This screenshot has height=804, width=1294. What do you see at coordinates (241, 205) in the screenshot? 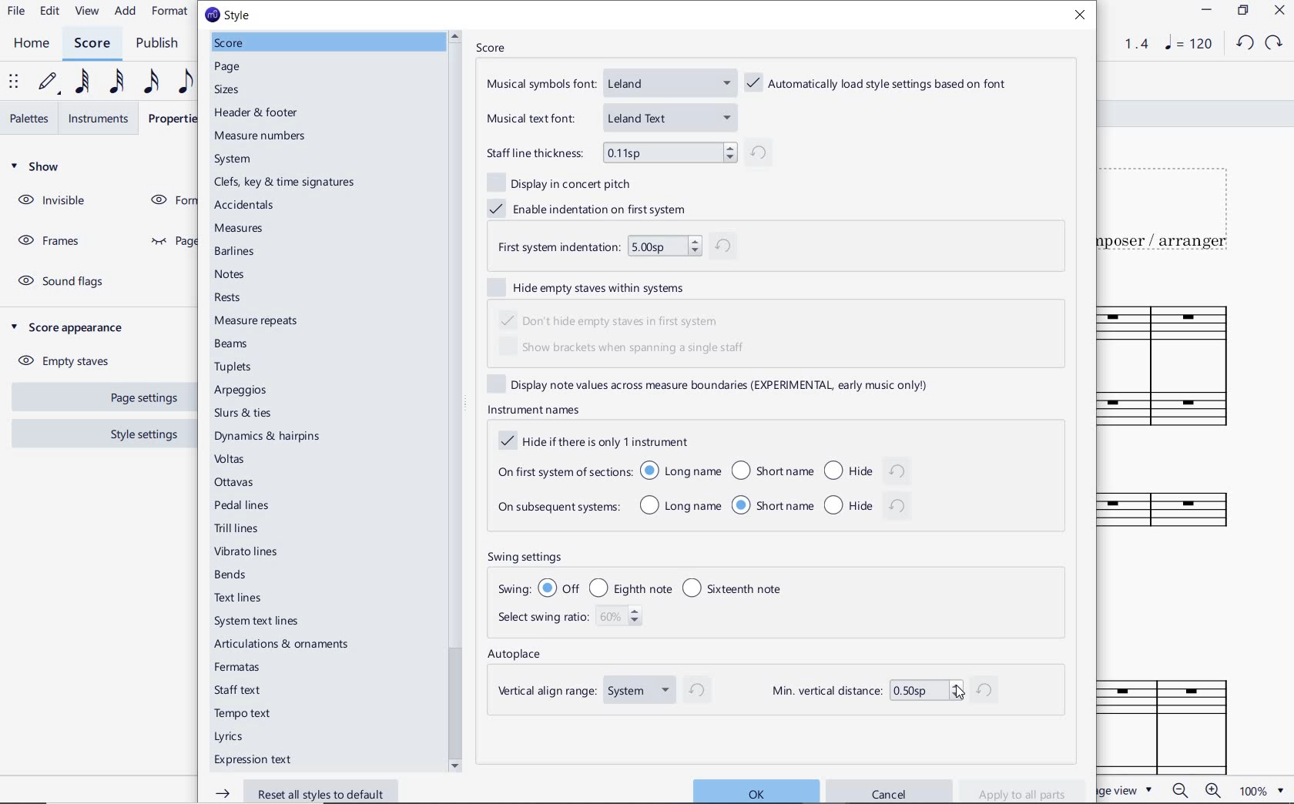
I see `accidentals` at bounding box center [241, 205].